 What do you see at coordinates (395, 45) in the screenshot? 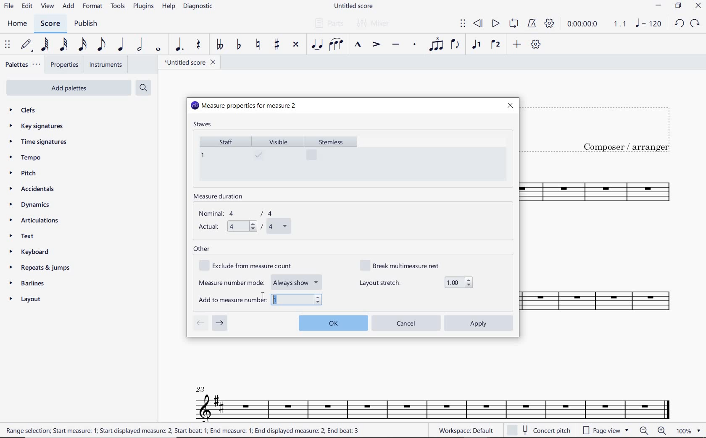
I see `TENUTO` at bounding box center [395, 45].